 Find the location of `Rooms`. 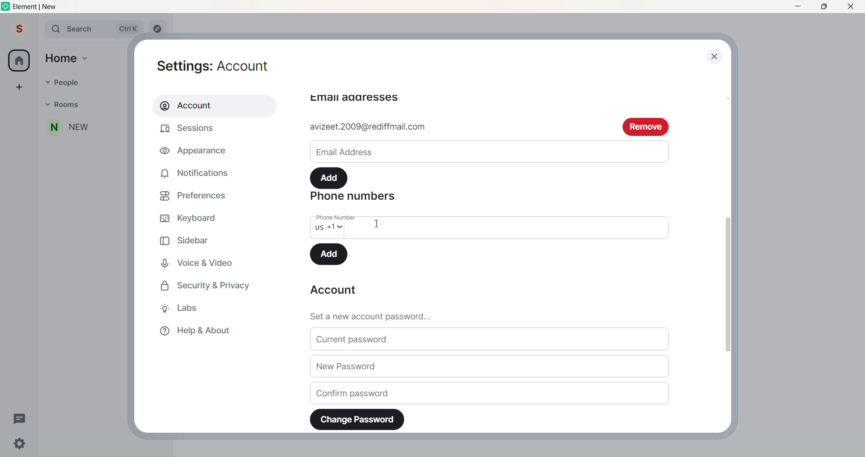

Rooms is located at coordinates (88, 104).